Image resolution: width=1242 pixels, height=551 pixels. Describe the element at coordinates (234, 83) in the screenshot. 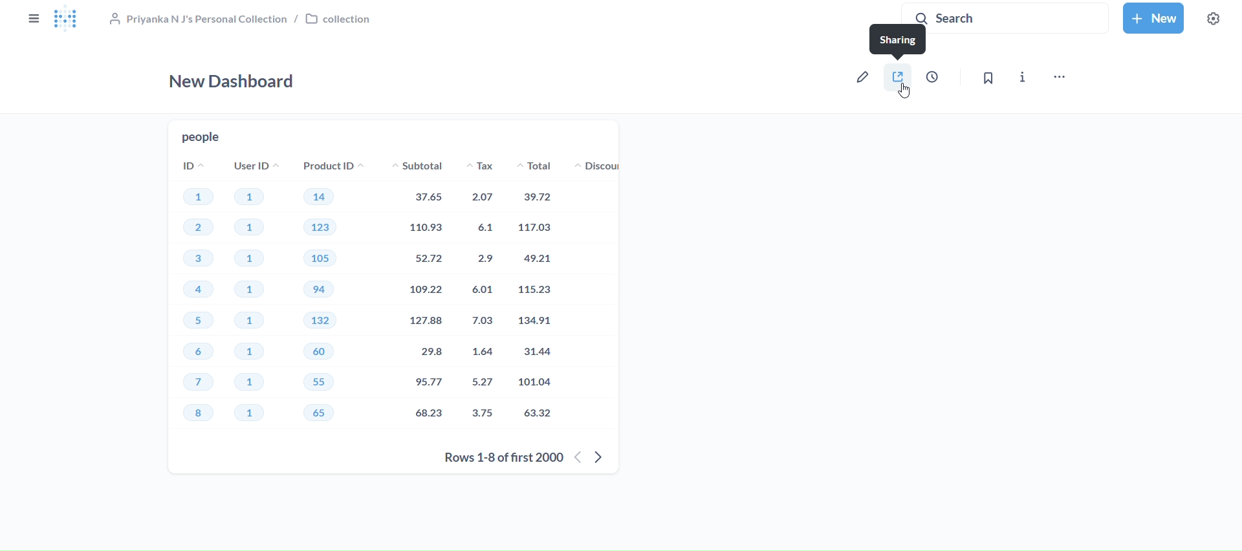

I see `new dashboard` at that location.